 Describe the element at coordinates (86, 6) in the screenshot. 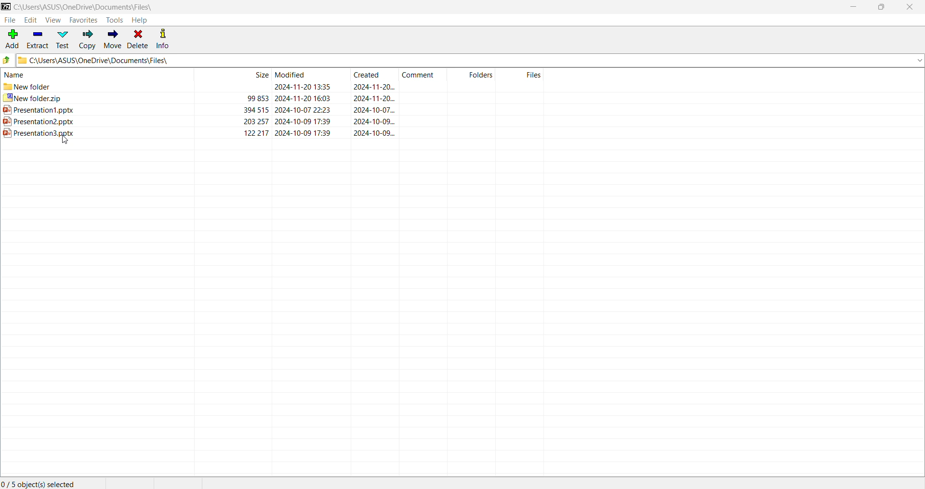

I see `Current Folder Path` at that location.